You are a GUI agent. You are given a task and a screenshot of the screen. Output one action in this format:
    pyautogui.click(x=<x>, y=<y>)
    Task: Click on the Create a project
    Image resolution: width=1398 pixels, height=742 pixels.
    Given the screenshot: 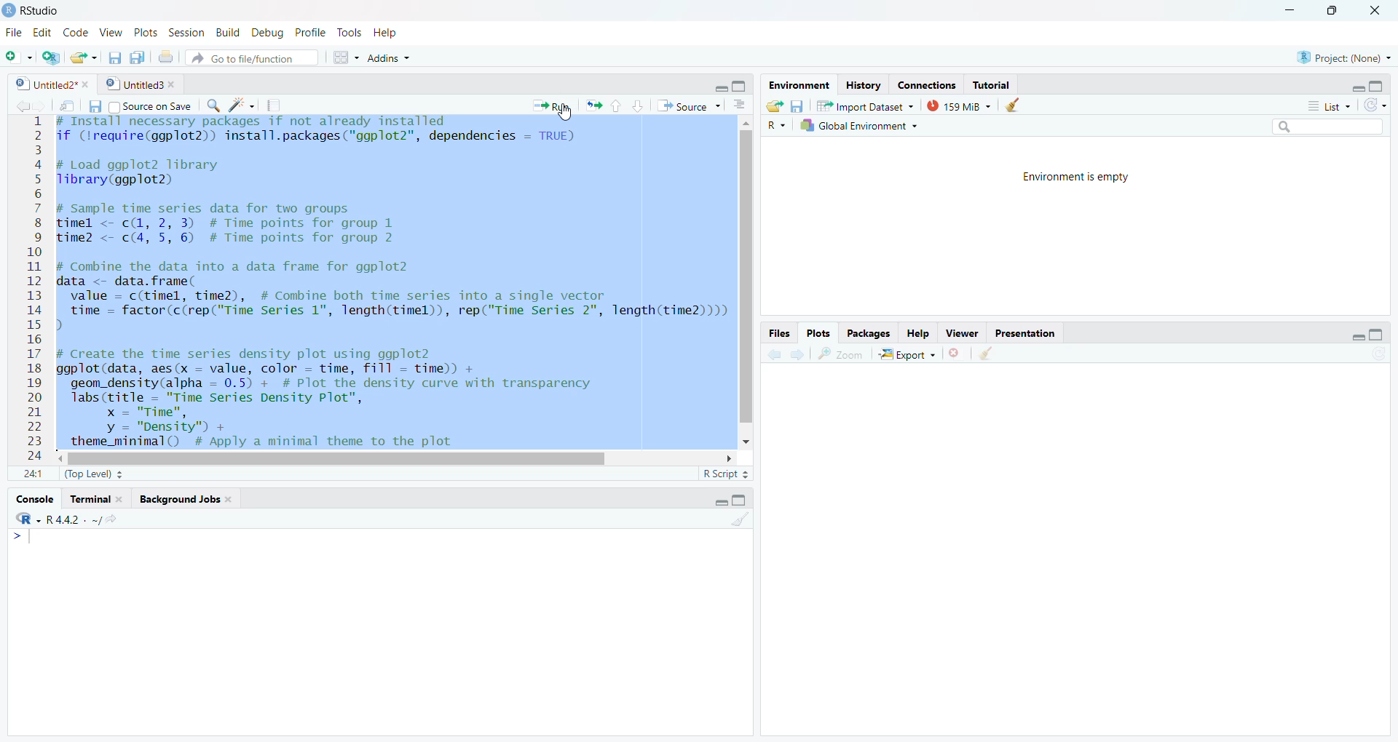 What is the action you would take?
    pyautogui.click(x=51, y=59)
    